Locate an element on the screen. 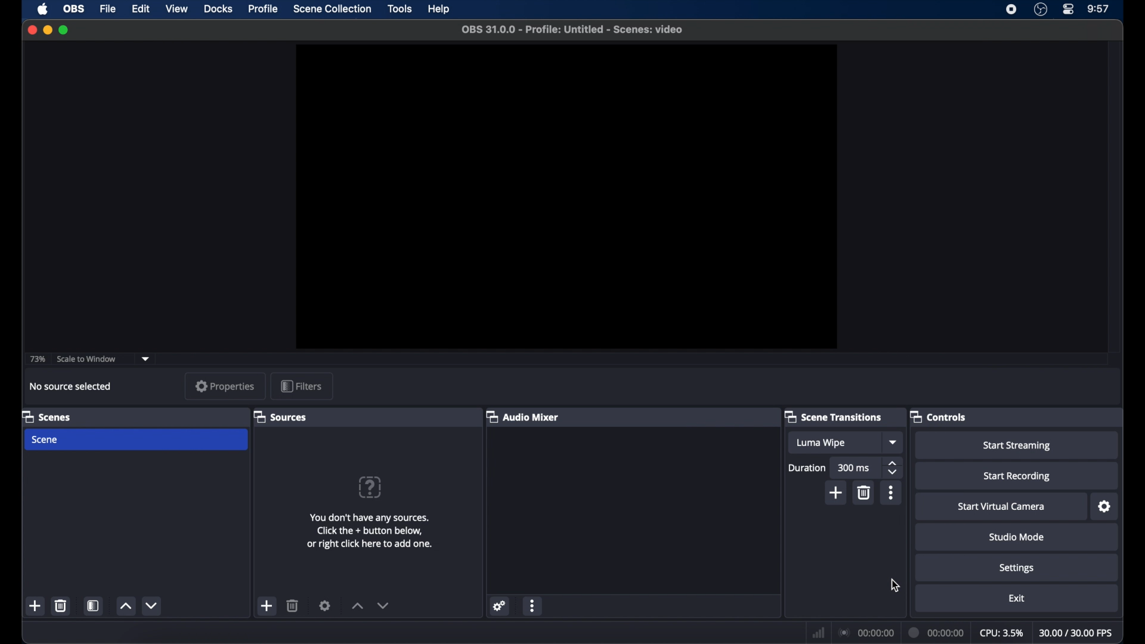 This screenshot has width=1145, height=644. settings is located at coordinates (1017, 568).